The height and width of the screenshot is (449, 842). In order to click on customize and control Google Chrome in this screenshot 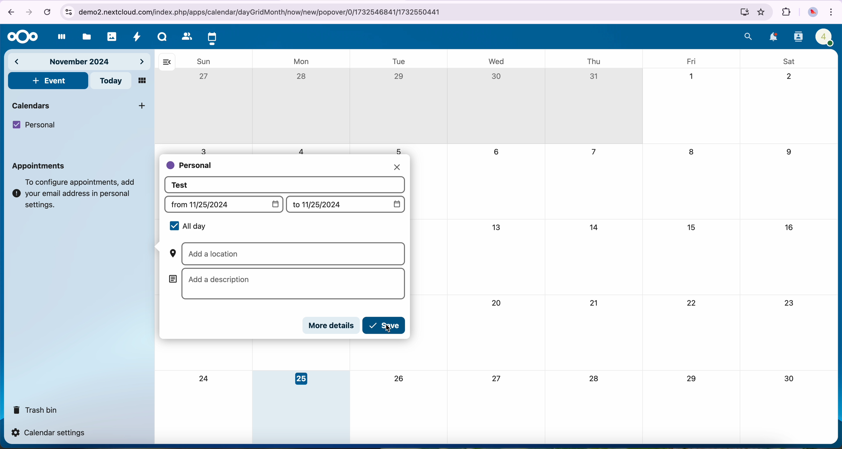, I will do `click(832, 11)`.